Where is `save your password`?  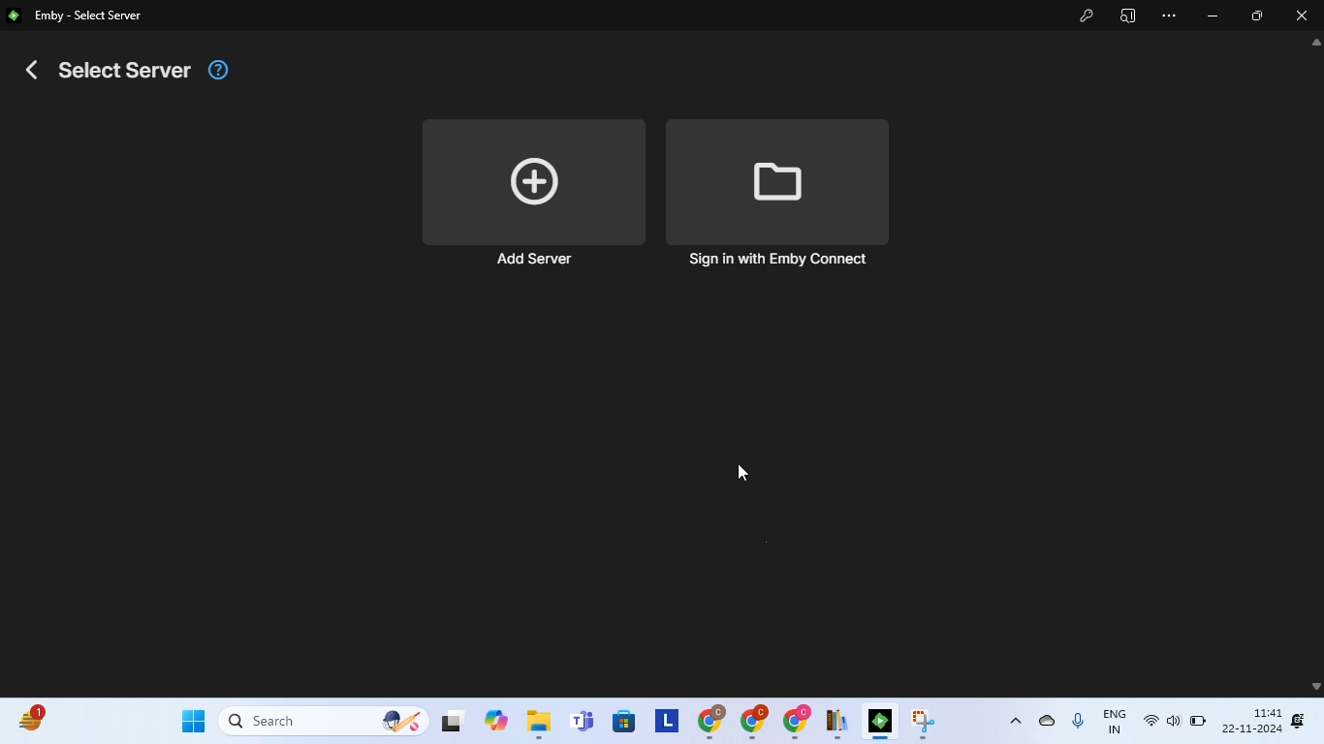
save your password is located at coordinates (1088, 15).